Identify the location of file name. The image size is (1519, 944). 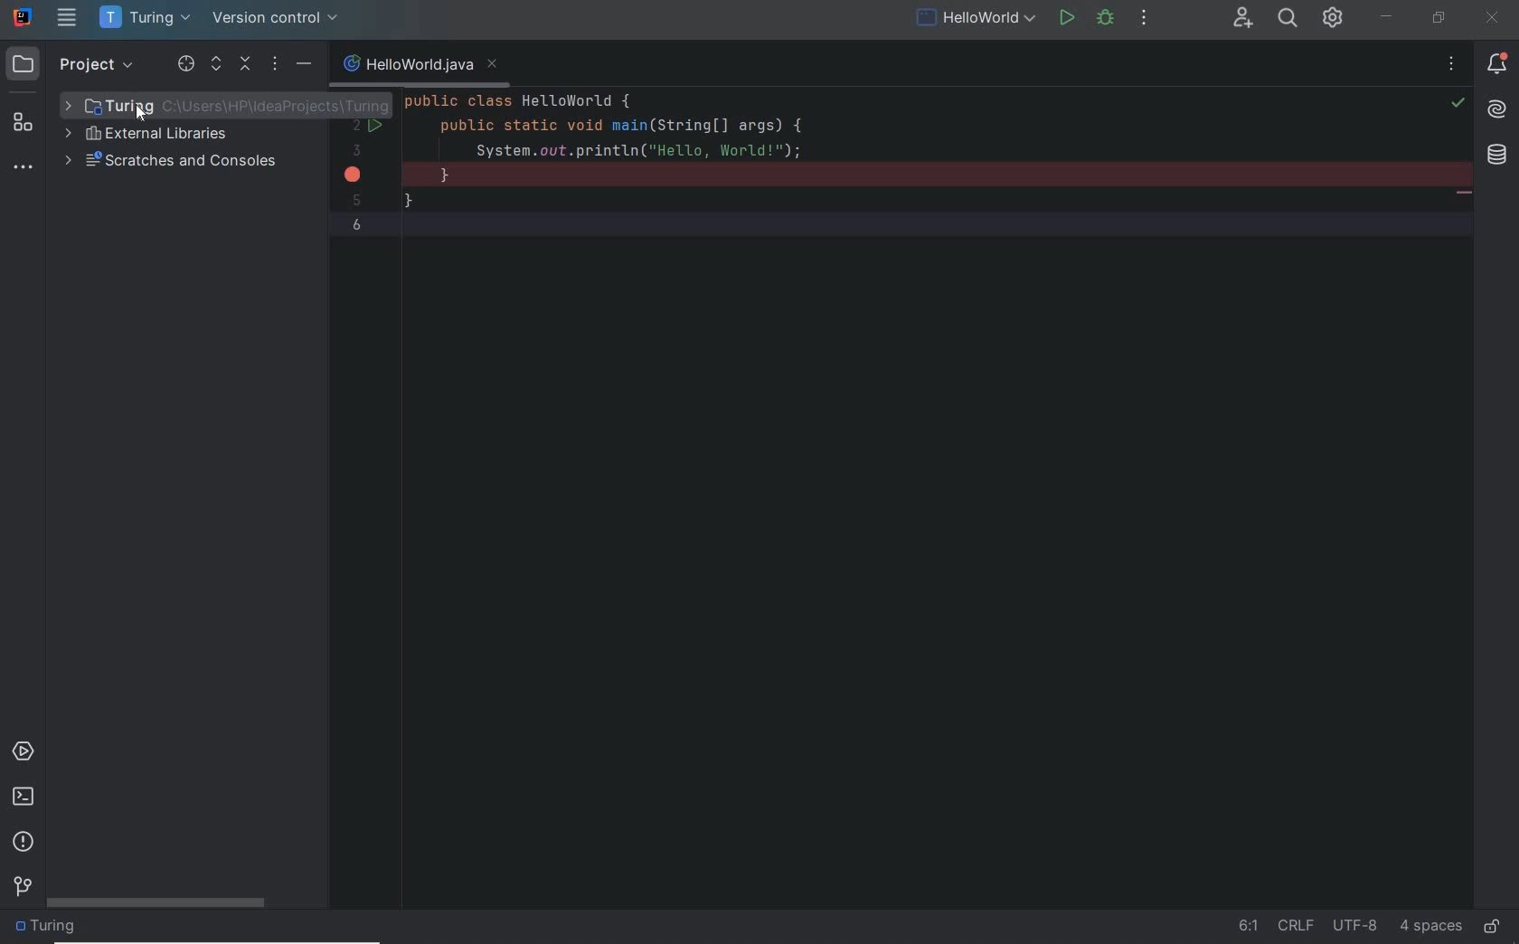
(408, 65).